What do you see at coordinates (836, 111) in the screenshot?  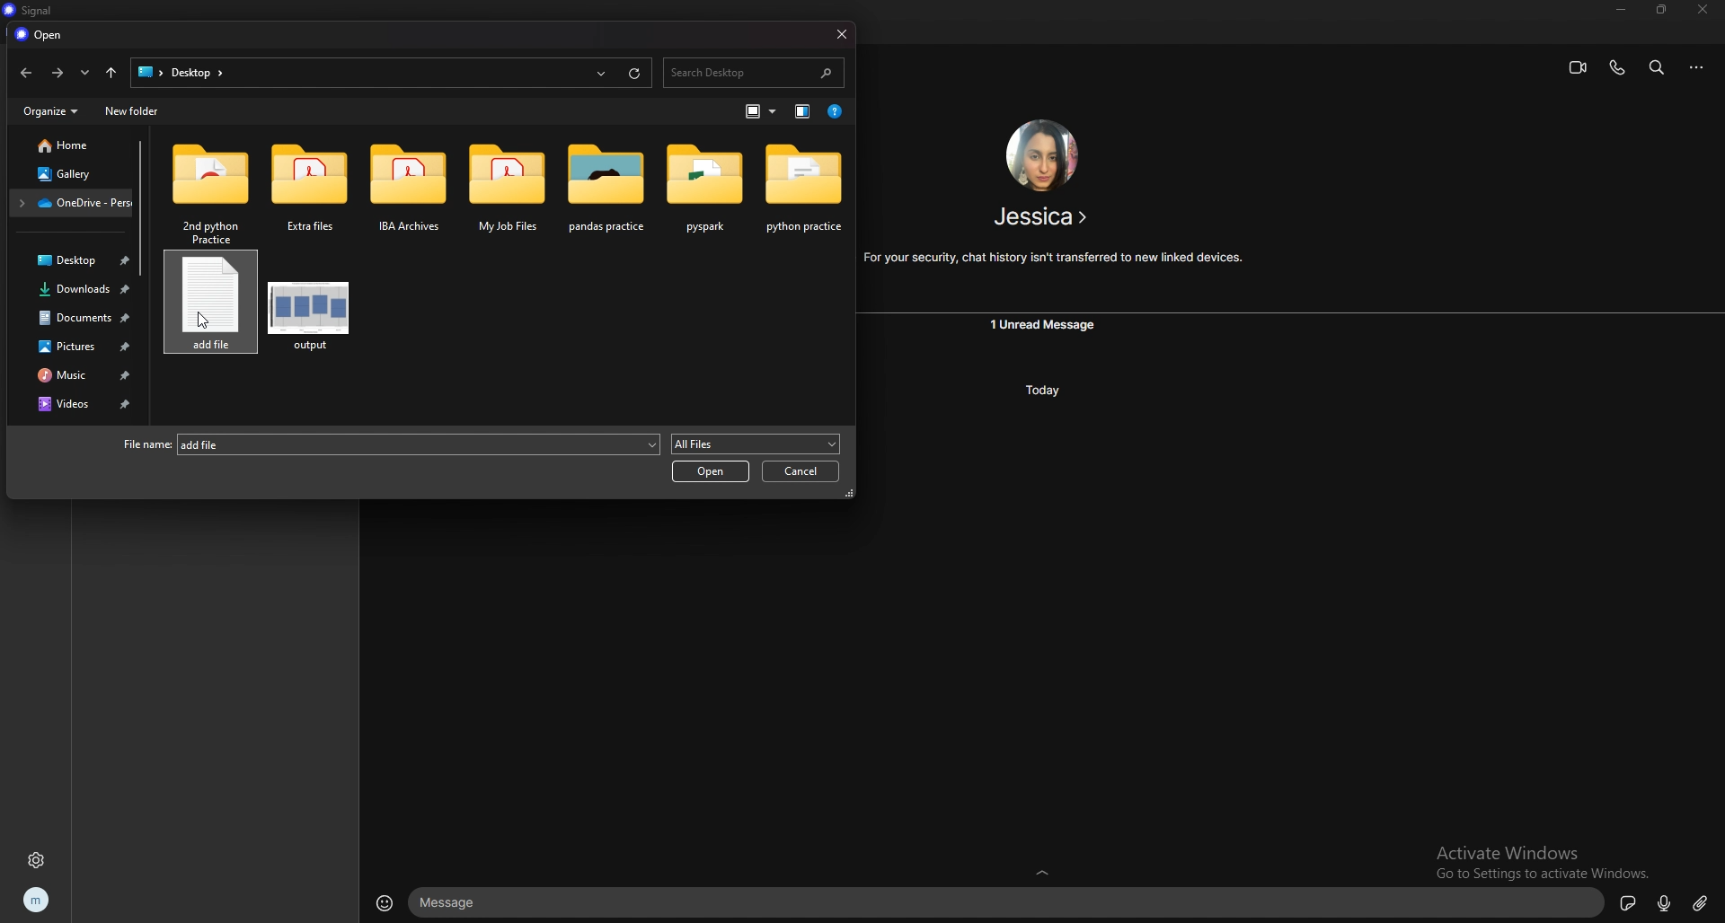 I see `help` at bounding box center [836, 111].